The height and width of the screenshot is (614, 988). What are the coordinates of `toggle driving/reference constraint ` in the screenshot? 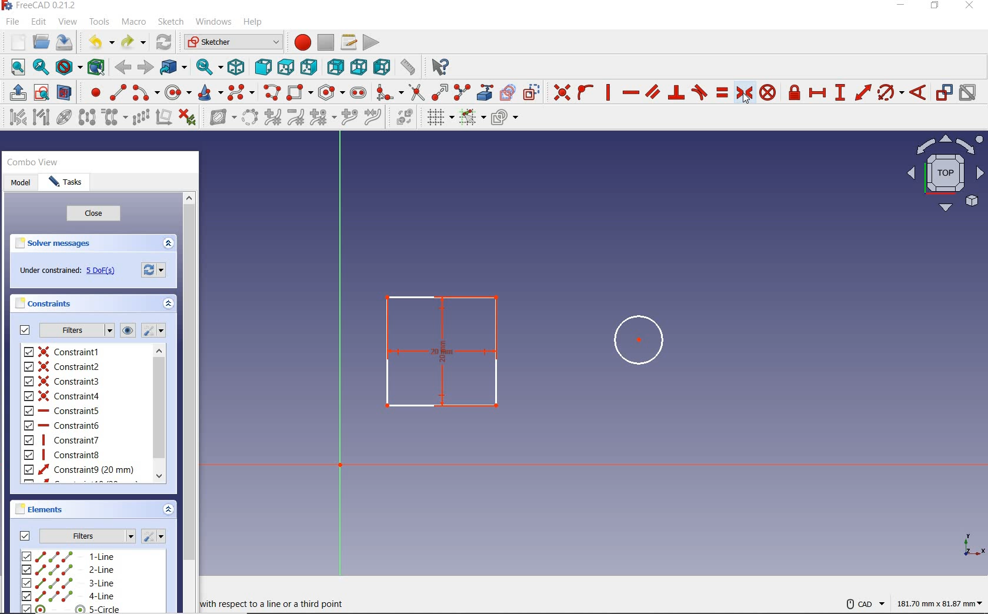 It's located at (944, 93).